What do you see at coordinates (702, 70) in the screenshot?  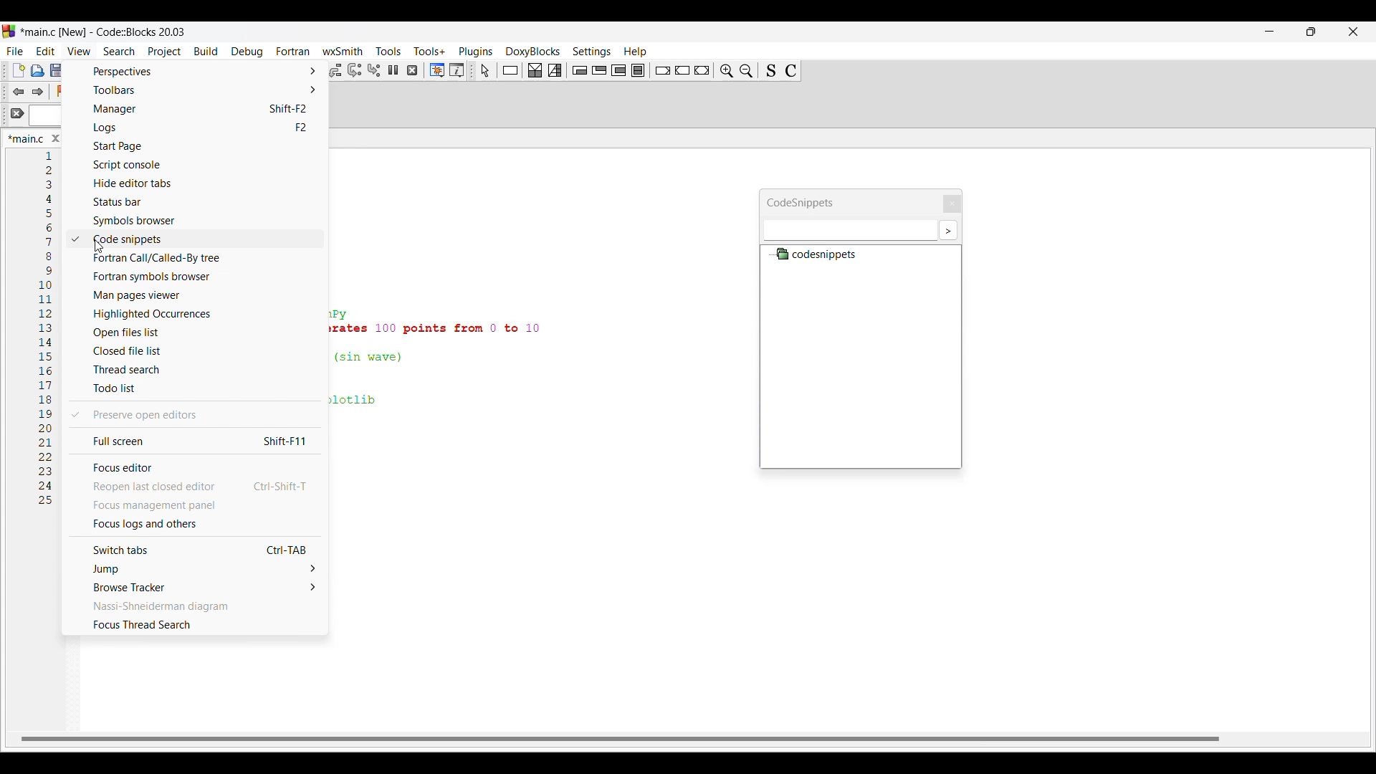 I see `Return instruction` at bounding box center [702, 70].